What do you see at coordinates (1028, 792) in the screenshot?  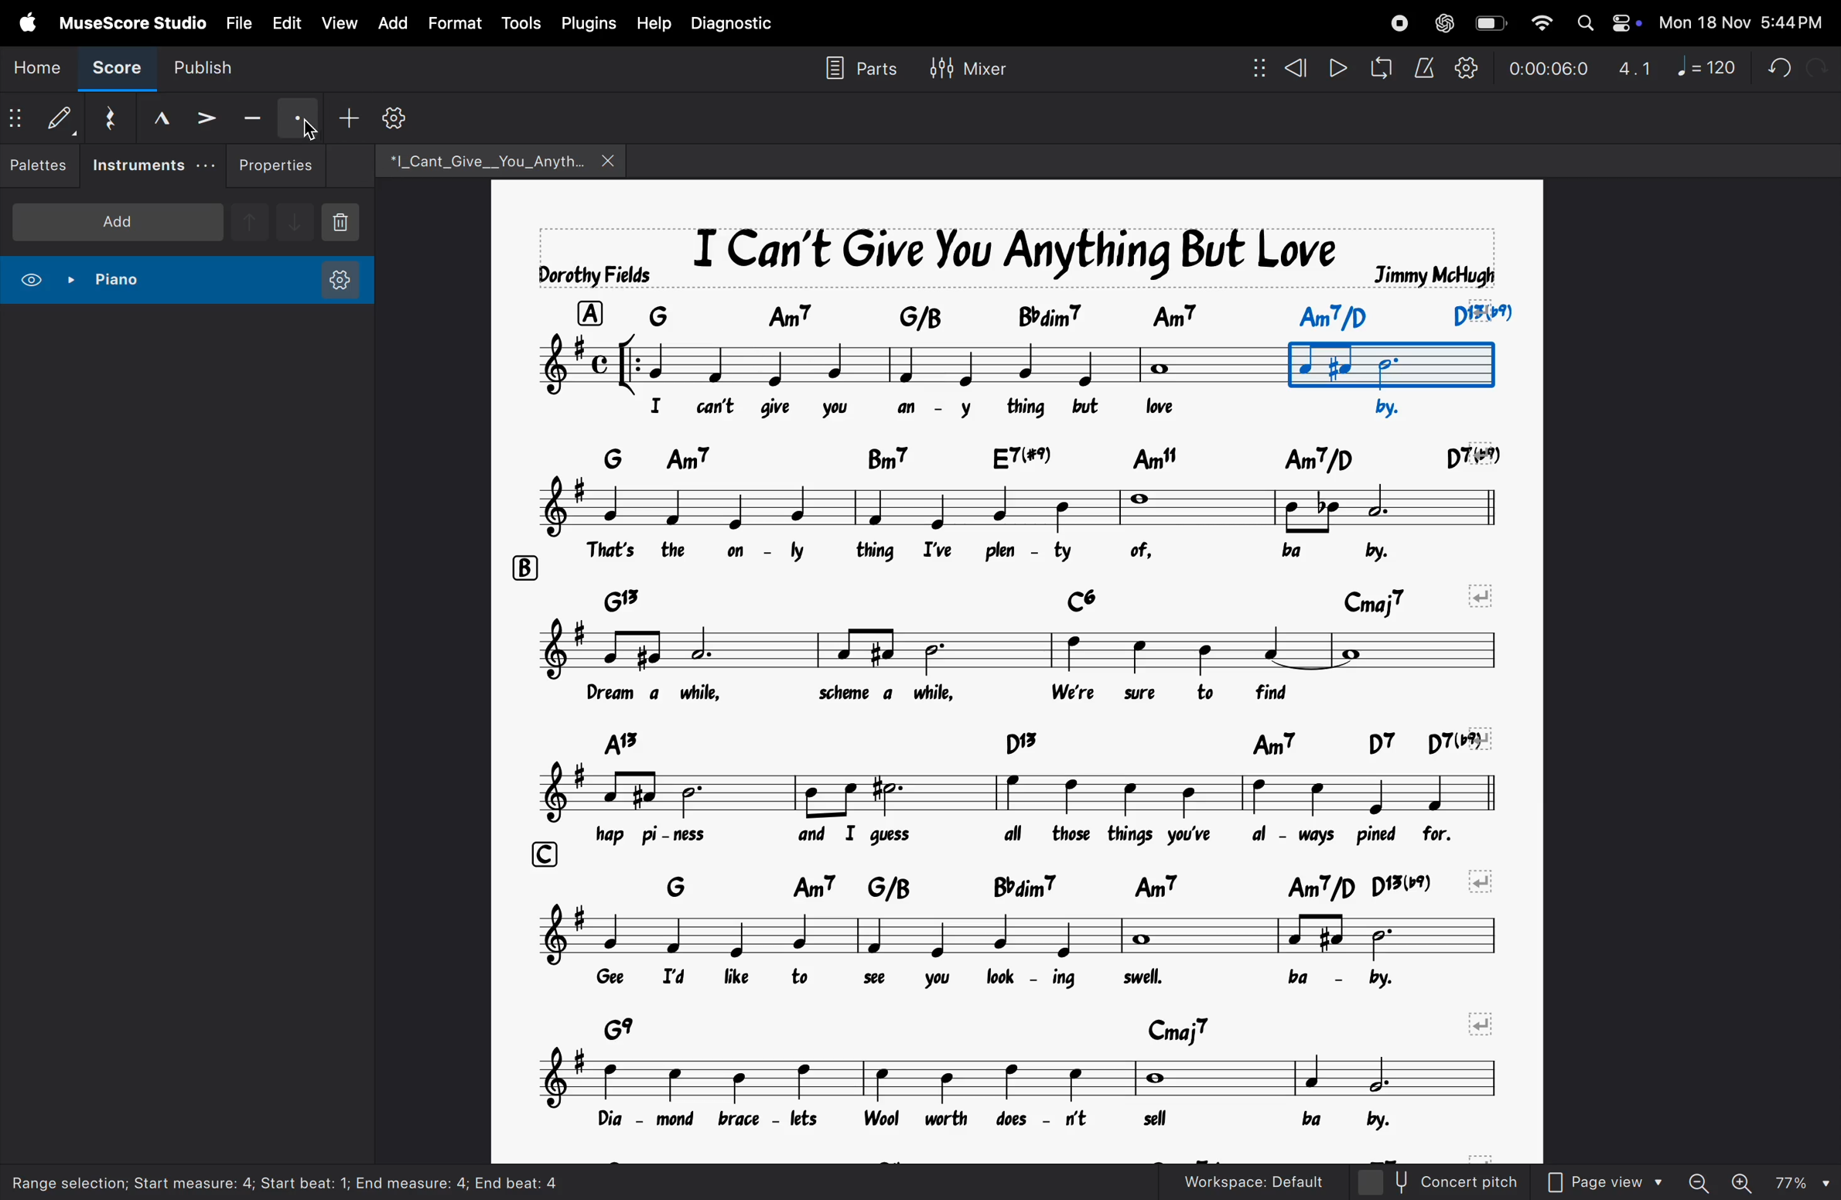 I see `notes` at bounding box center [1028, 792].